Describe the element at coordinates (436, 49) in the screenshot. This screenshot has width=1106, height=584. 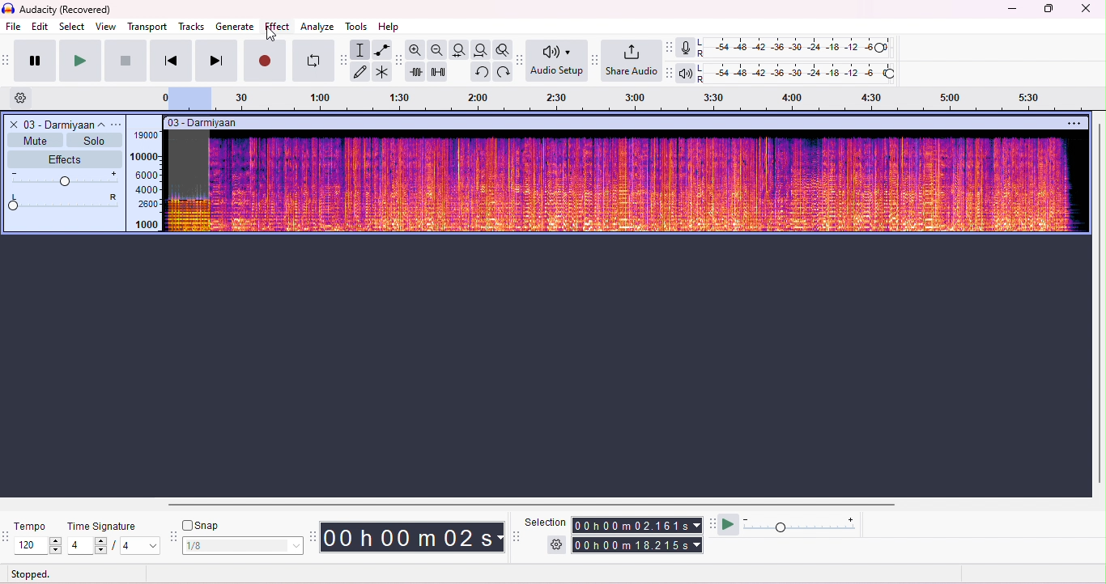
I see `zoom out` at that location.